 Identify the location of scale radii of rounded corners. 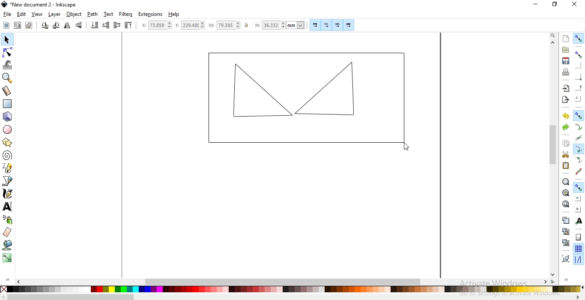
(326, 25).